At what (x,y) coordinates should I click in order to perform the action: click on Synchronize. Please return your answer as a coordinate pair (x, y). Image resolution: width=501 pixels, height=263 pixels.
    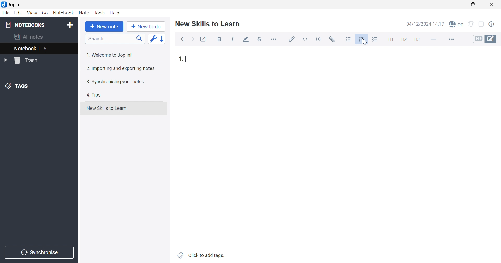
    Looking at the image, I should click on (40, 253).